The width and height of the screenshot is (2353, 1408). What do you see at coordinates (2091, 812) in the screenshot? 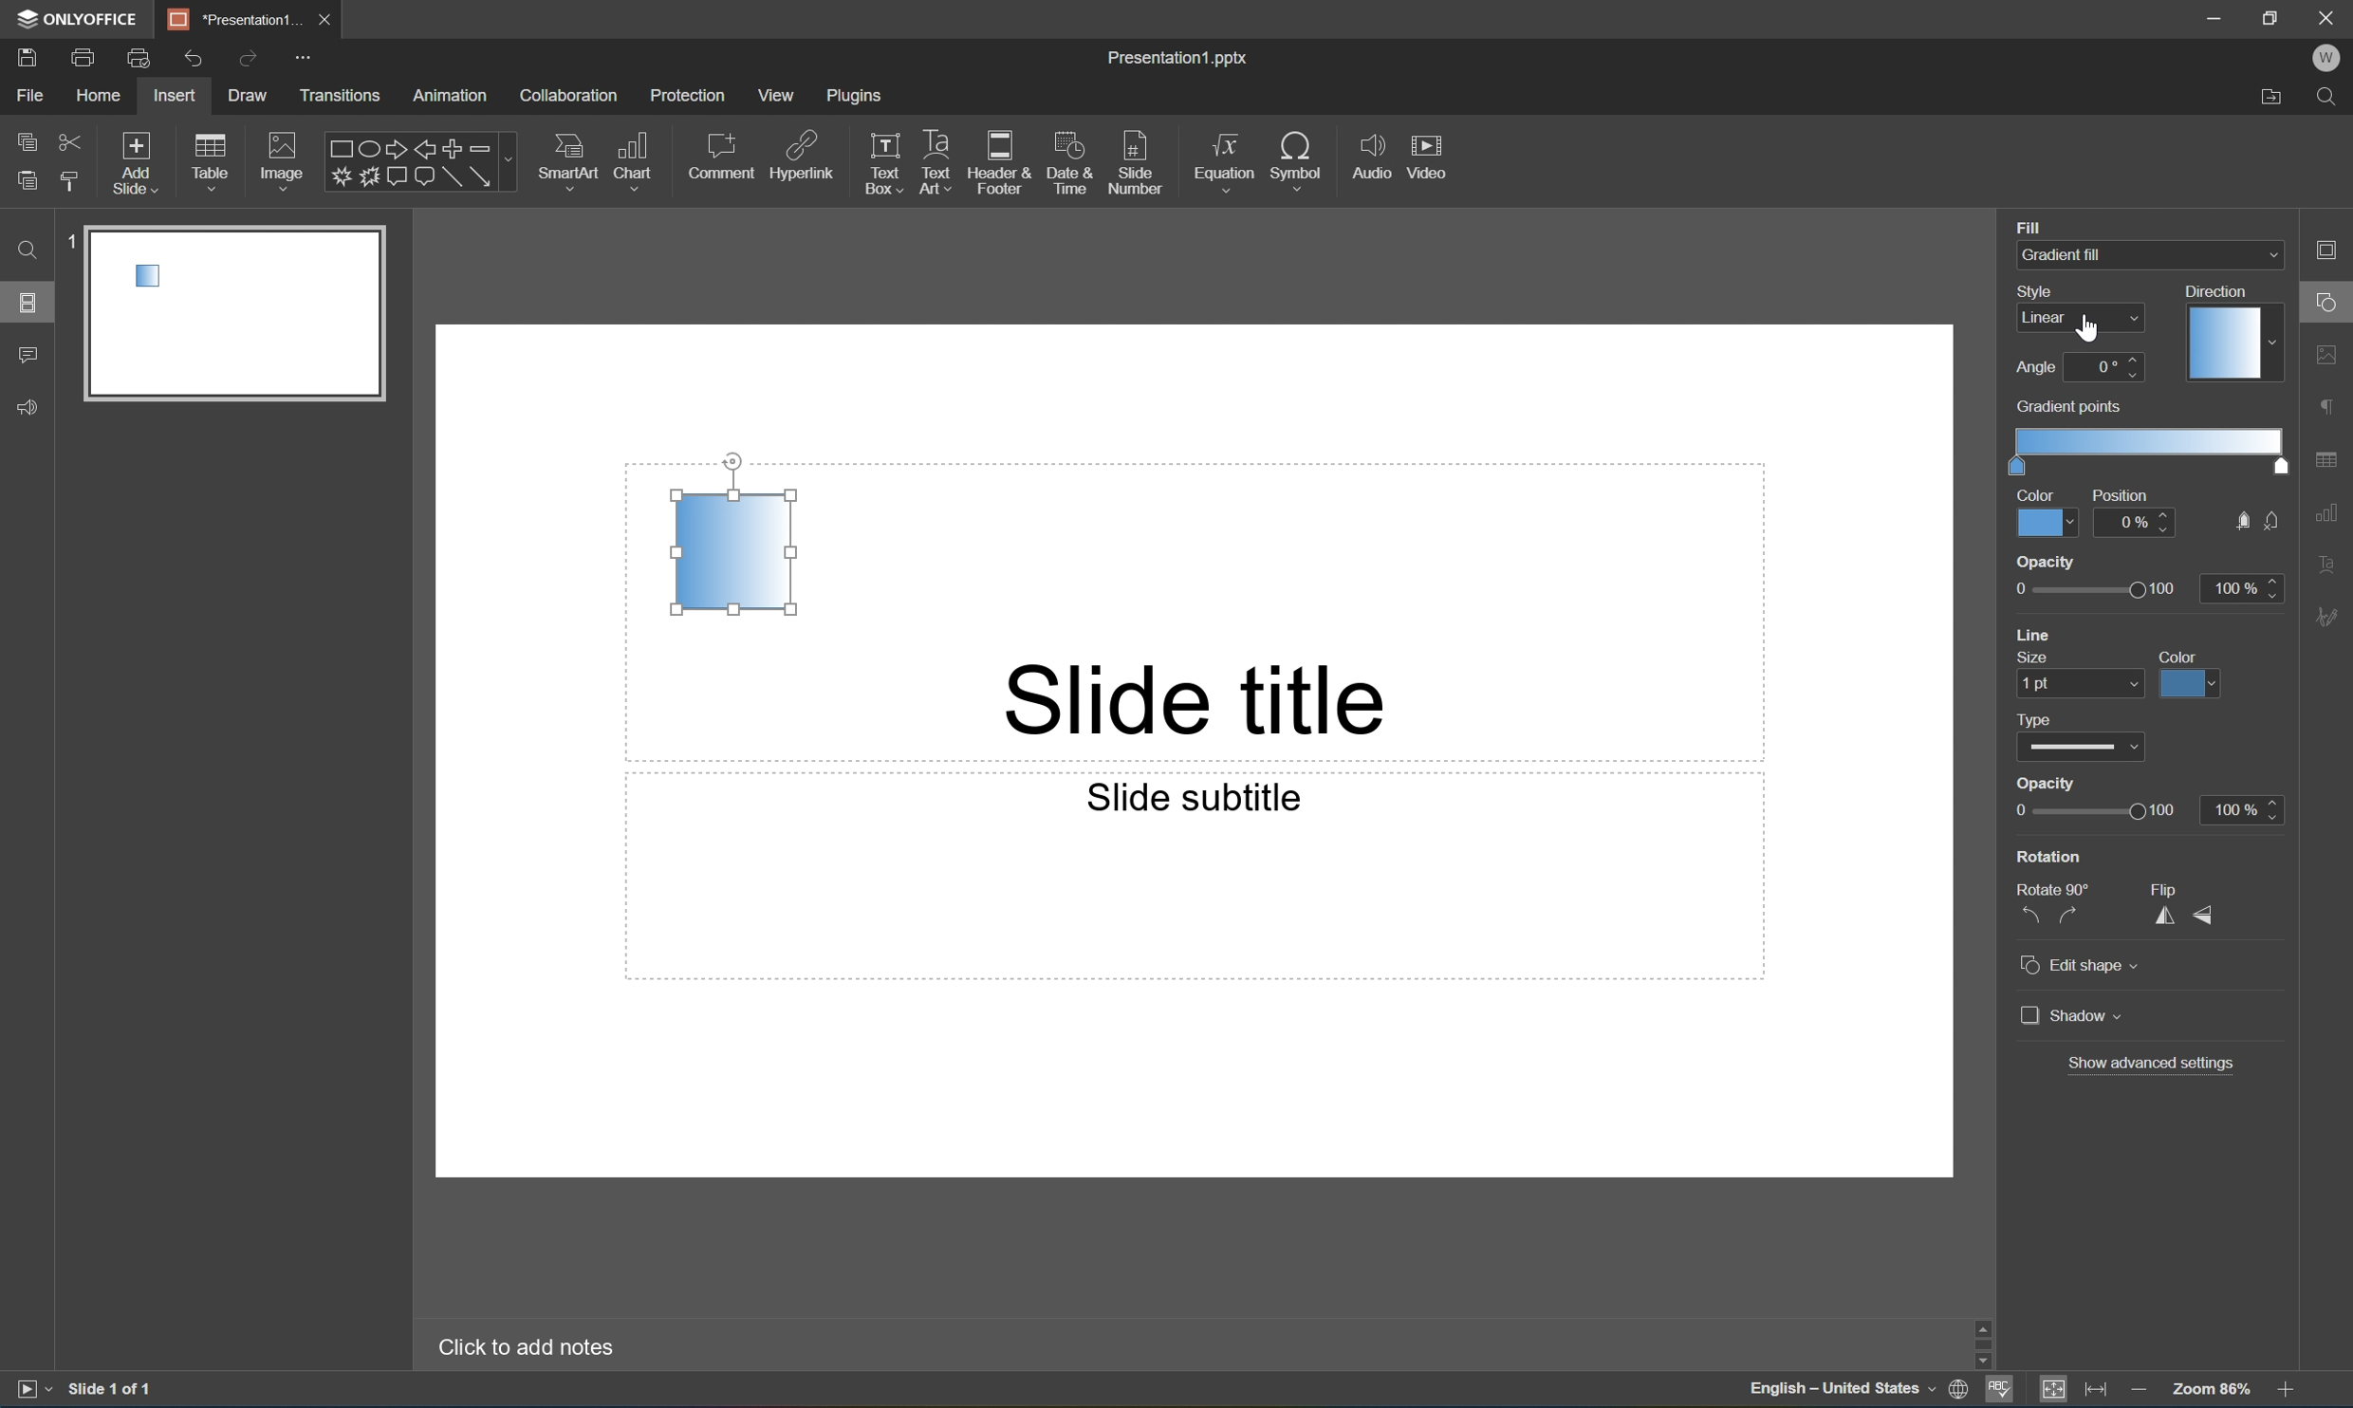
I see `Slider` at bounding box center [2091, 812].